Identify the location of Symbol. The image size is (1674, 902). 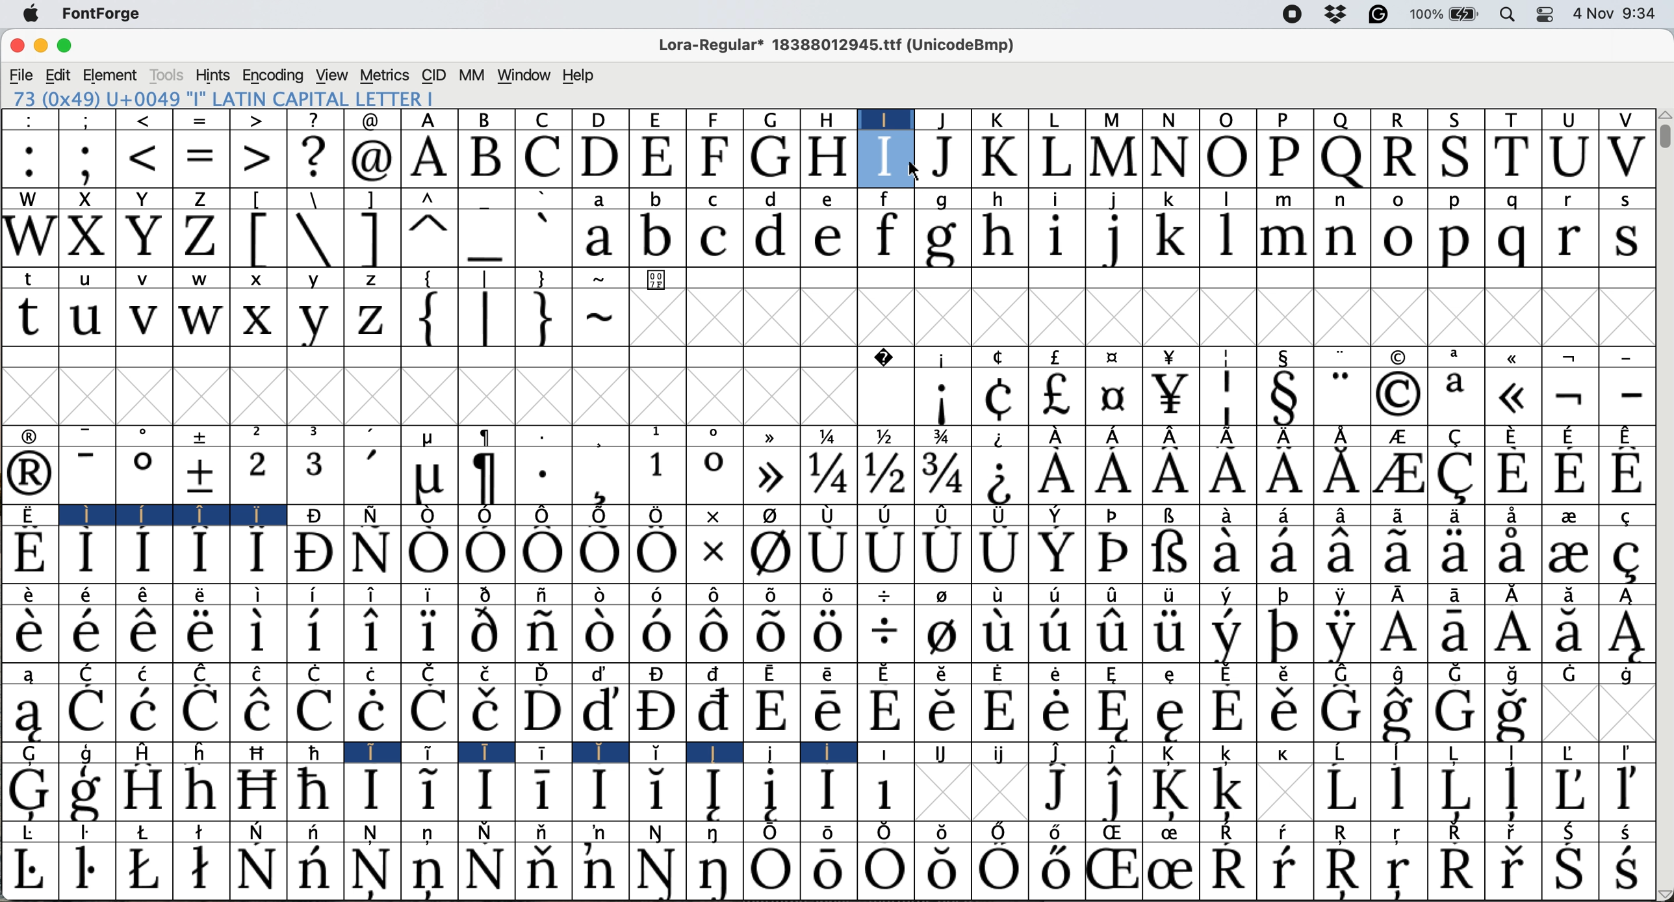
(1511, 396).